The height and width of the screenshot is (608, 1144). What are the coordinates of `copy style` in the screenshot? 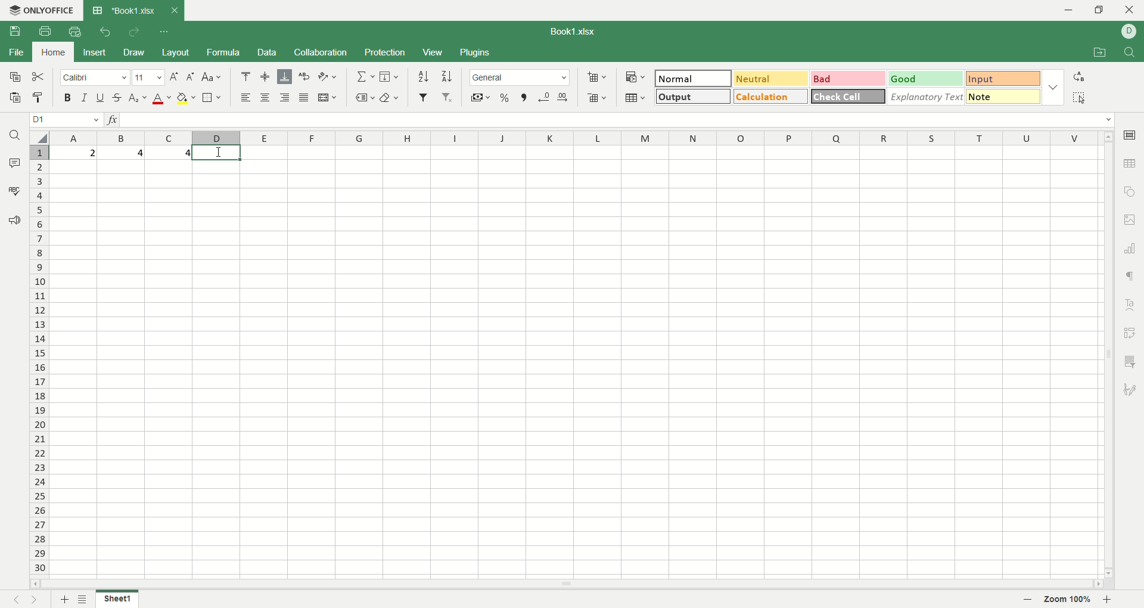 It's located at (40, 97).